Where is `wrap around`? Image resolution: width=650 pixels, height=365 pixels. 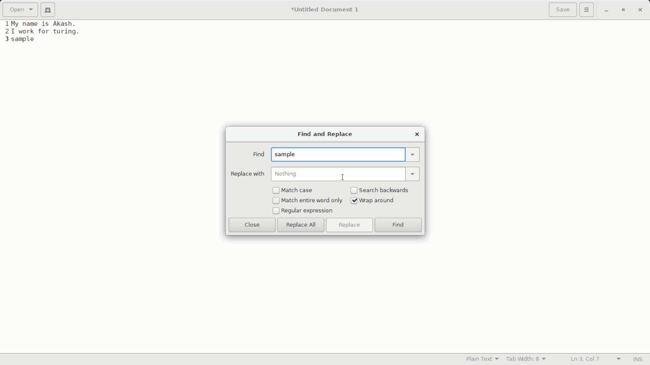
wrap around is located at coordinates (378, 201).